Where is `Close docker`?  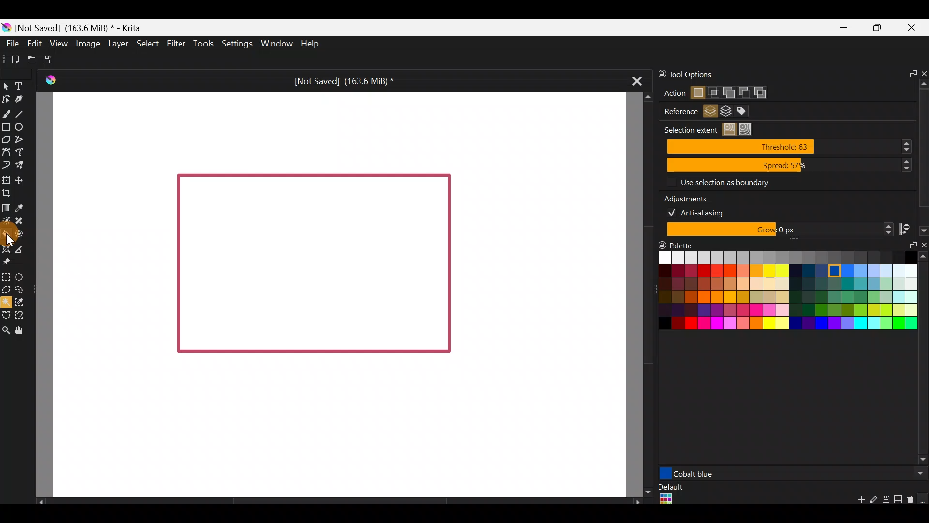 Close docker is located at coordinates (923, 71).